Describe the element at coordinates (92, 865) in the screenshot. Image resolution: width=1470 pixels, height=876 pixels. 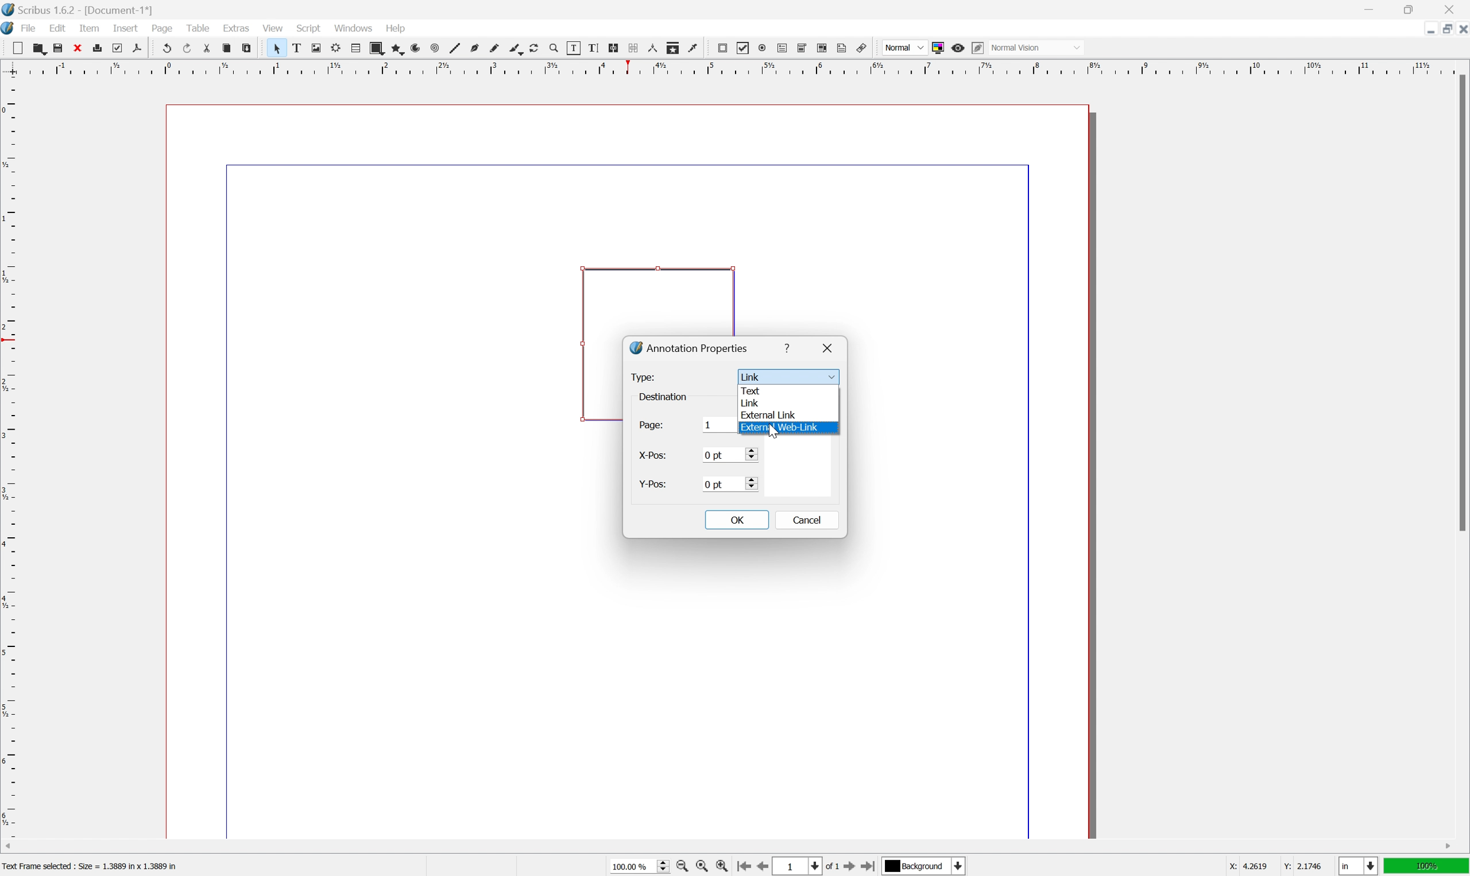
I see `Text frame selected : size = 1.3889 in × 1.3889 in` at that location.